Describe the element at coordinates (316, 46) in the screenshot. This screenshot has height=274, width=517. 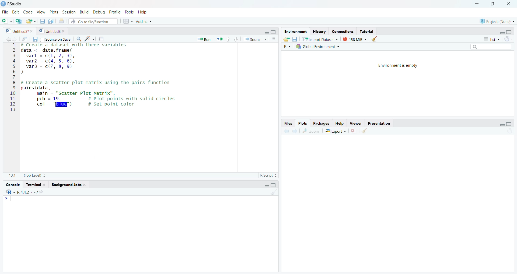
I see `b Global Environment -` at that location.